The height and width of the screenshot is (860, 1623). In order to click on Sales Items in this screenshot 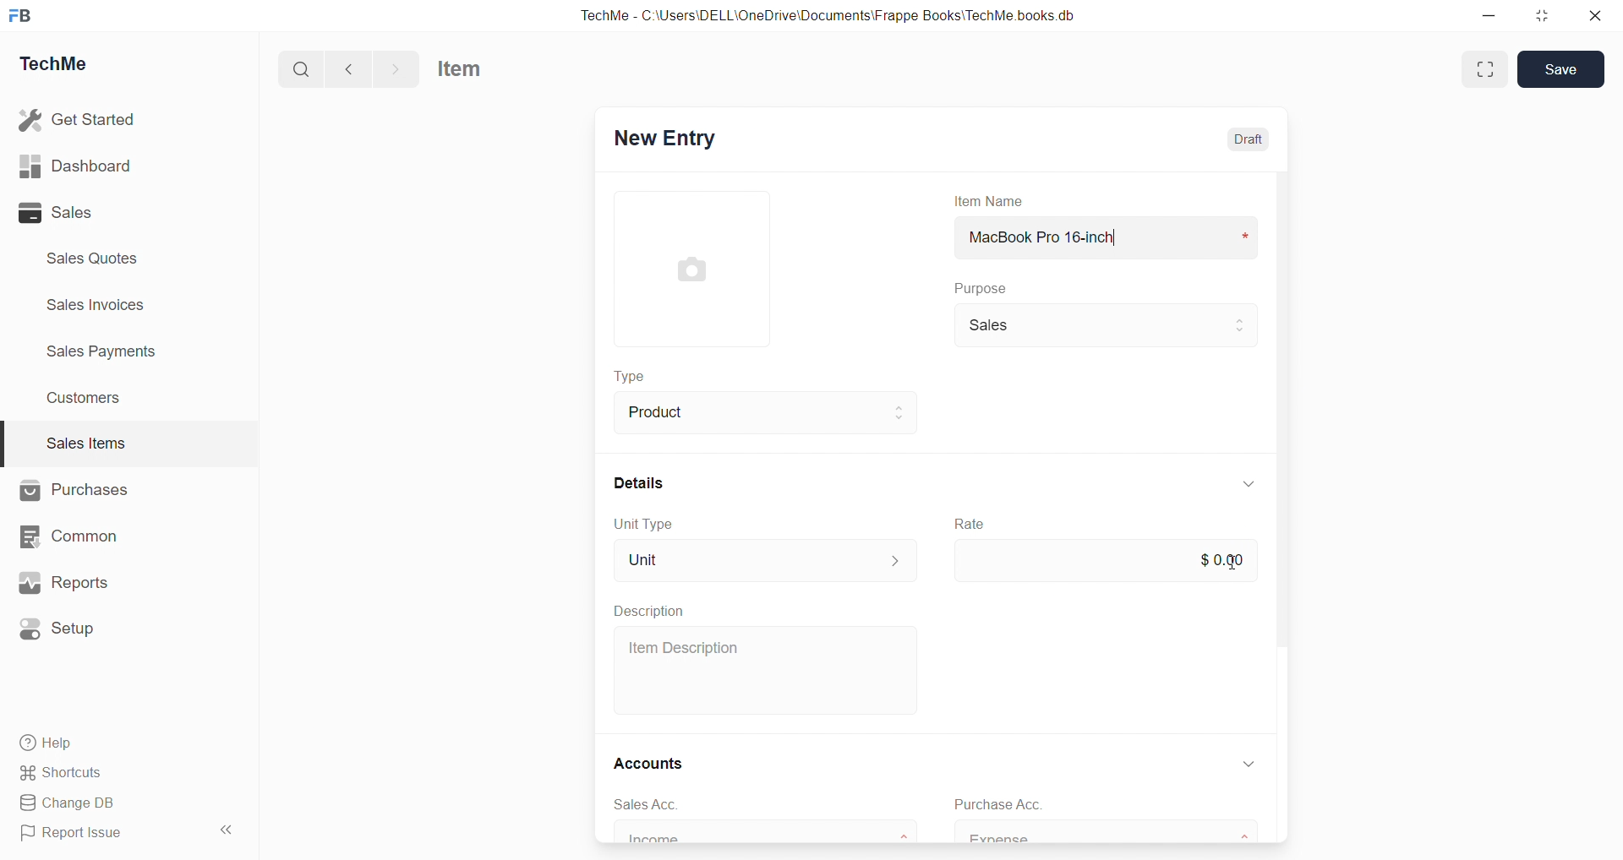, I will do `click(86, 443)`.